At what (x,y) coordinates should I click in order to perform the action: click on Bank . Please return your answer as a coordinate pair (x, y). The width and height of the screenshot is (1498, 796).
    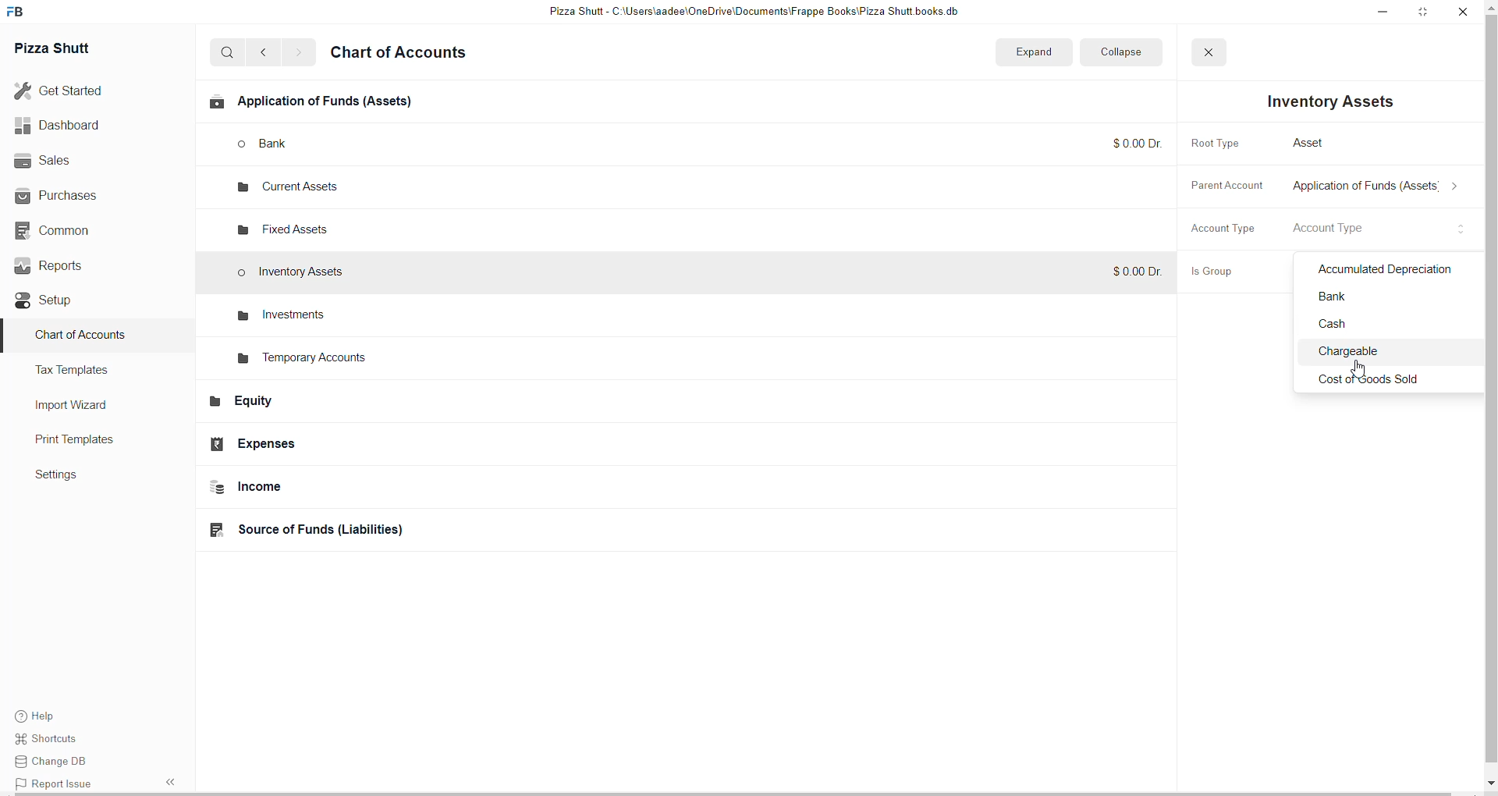
    Looking at the image, I should click on (1389, 300).